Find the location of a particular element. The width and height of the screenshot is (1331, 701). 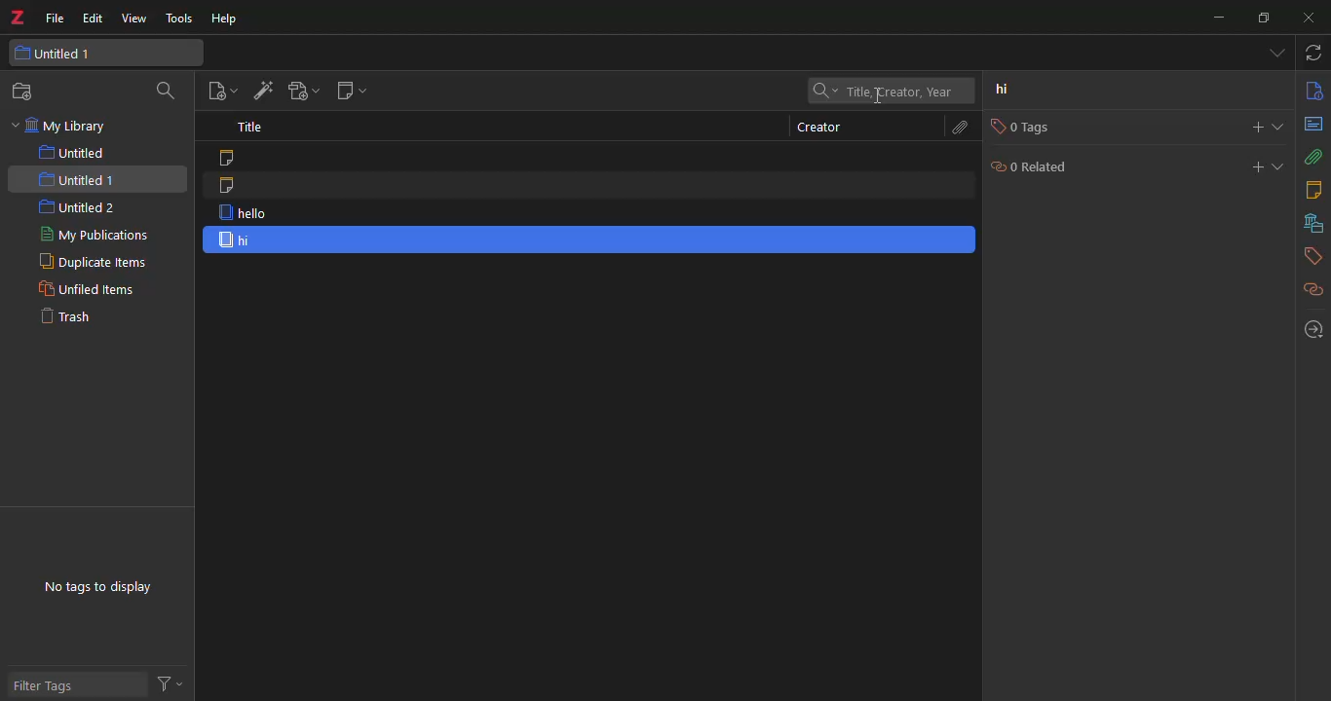

abstract is located at coordinates (1314, 124).